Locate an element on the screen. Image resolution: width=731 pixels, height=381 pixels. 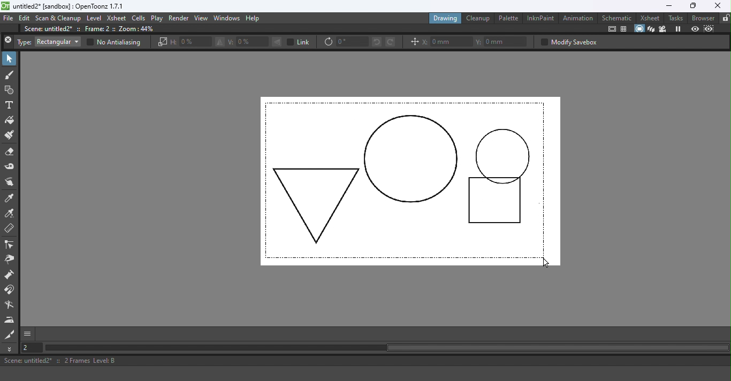
No Antialiasing is located at coordinates (113, 42).